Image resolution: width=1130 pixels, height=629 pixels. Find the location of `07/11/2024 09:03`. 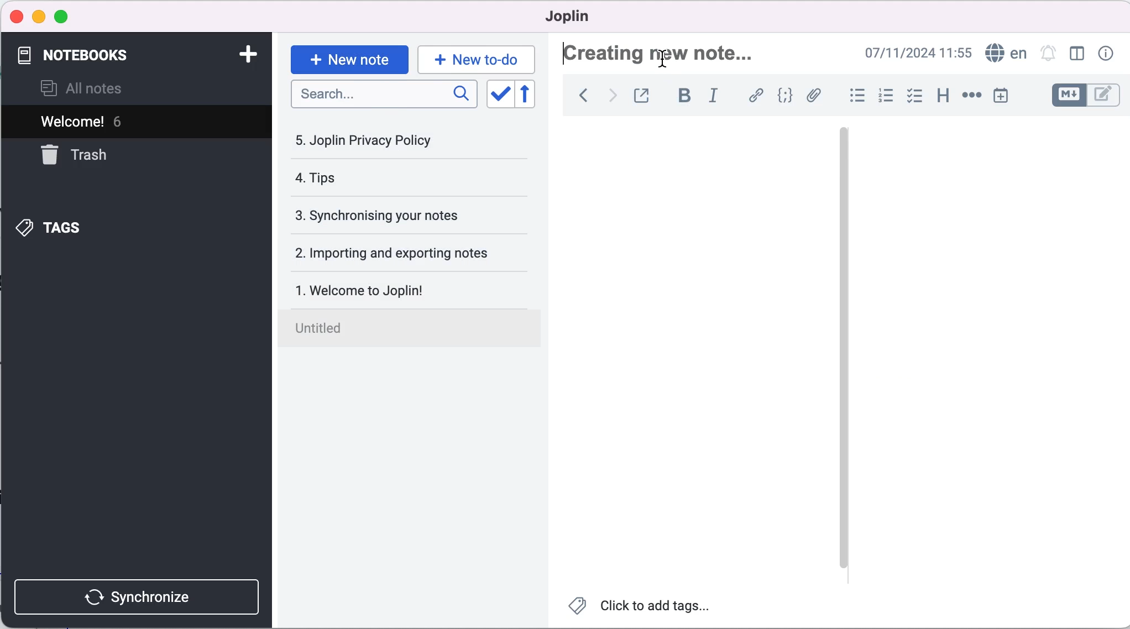

07/11/2024 09:03 is located at coordinates (918, 53).